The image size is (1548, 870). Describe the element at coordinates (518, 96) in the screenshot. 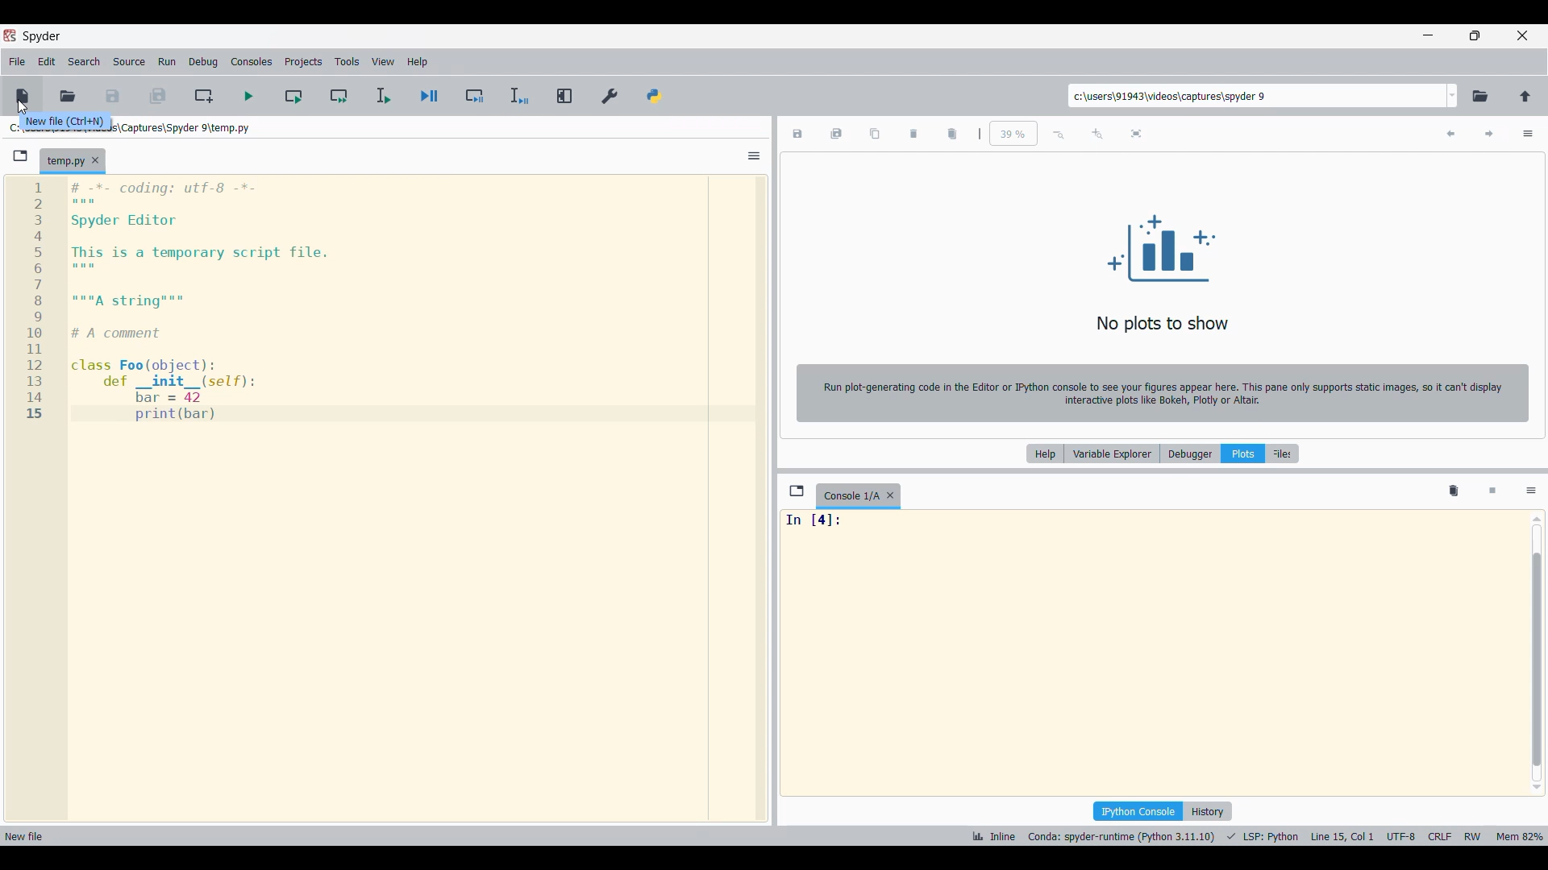

I see `Debug selection/current line` at that location.